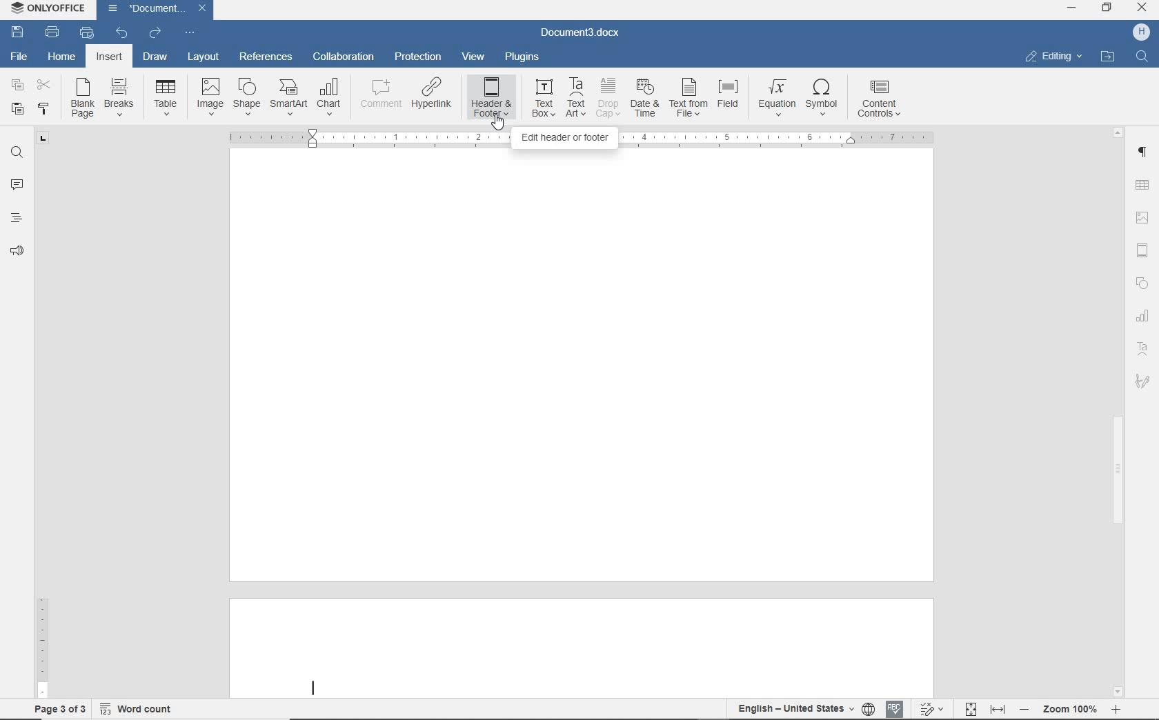  What do you see at coordinates (378, 98) in the screenshot?
I see `COMMENT` at bounding box center [378, 98].